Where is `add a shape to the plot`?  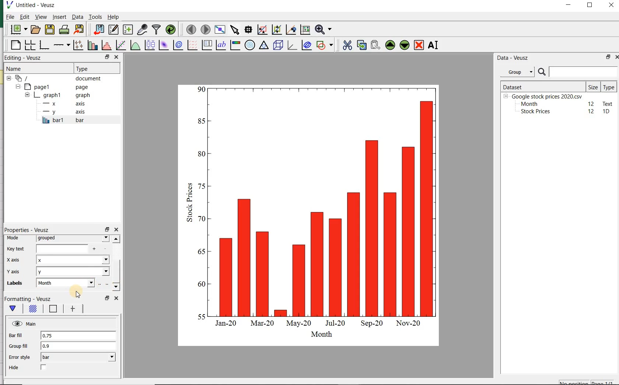
add a shape to the plot is located at coordinates (325, 45).